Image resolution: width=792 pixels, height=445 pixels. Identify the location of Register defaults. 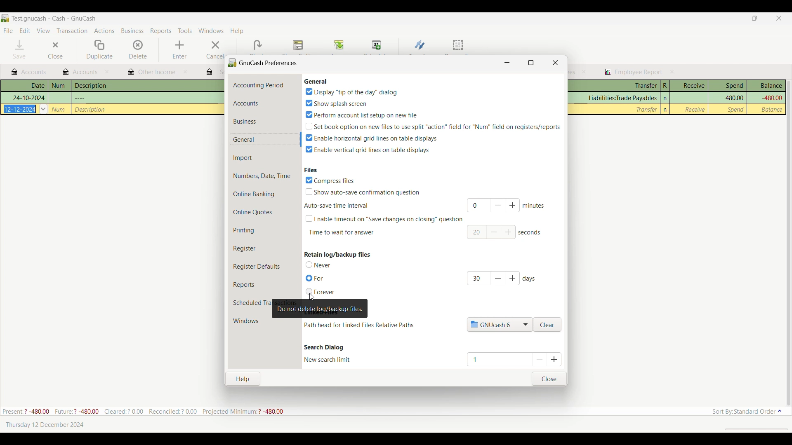
(265, 267).